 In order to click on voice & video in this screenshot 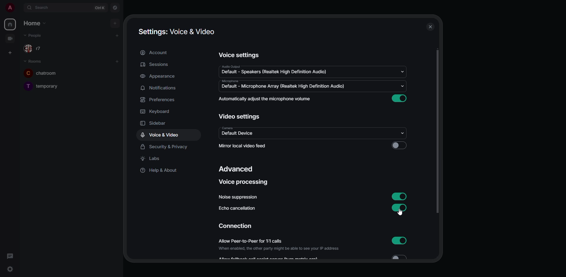, I will do `click(161, 135)`.